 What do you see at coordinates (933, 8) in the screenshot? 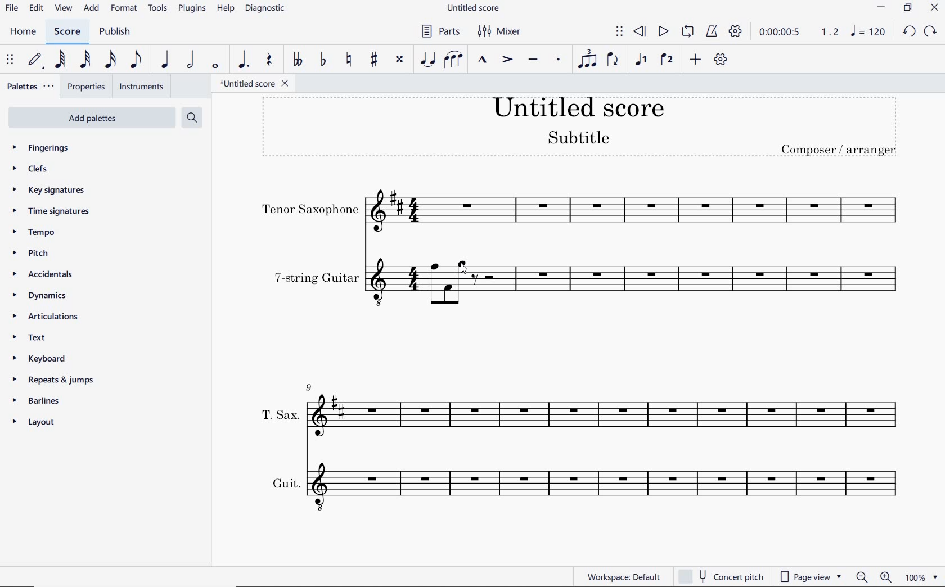
I see `CLOSE` at bounding box center [933, 8].